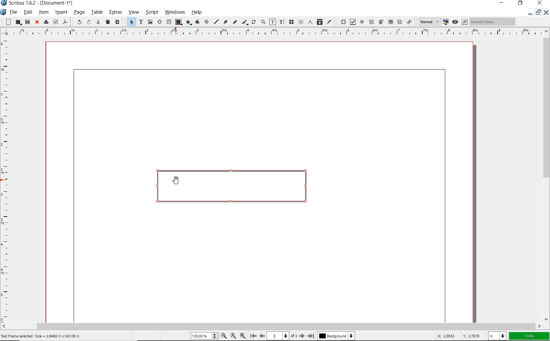  I want to click on First page, so click(253, 336).